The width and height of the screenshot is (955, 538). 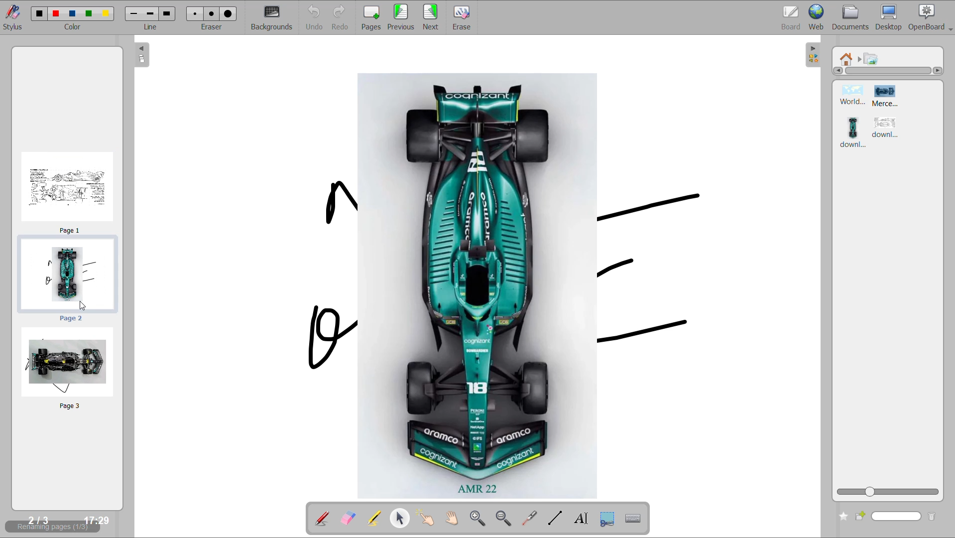 What do you see at coordinates (872, 60) in the screenshot?
I see `picture` at bounding box center [872, 60].